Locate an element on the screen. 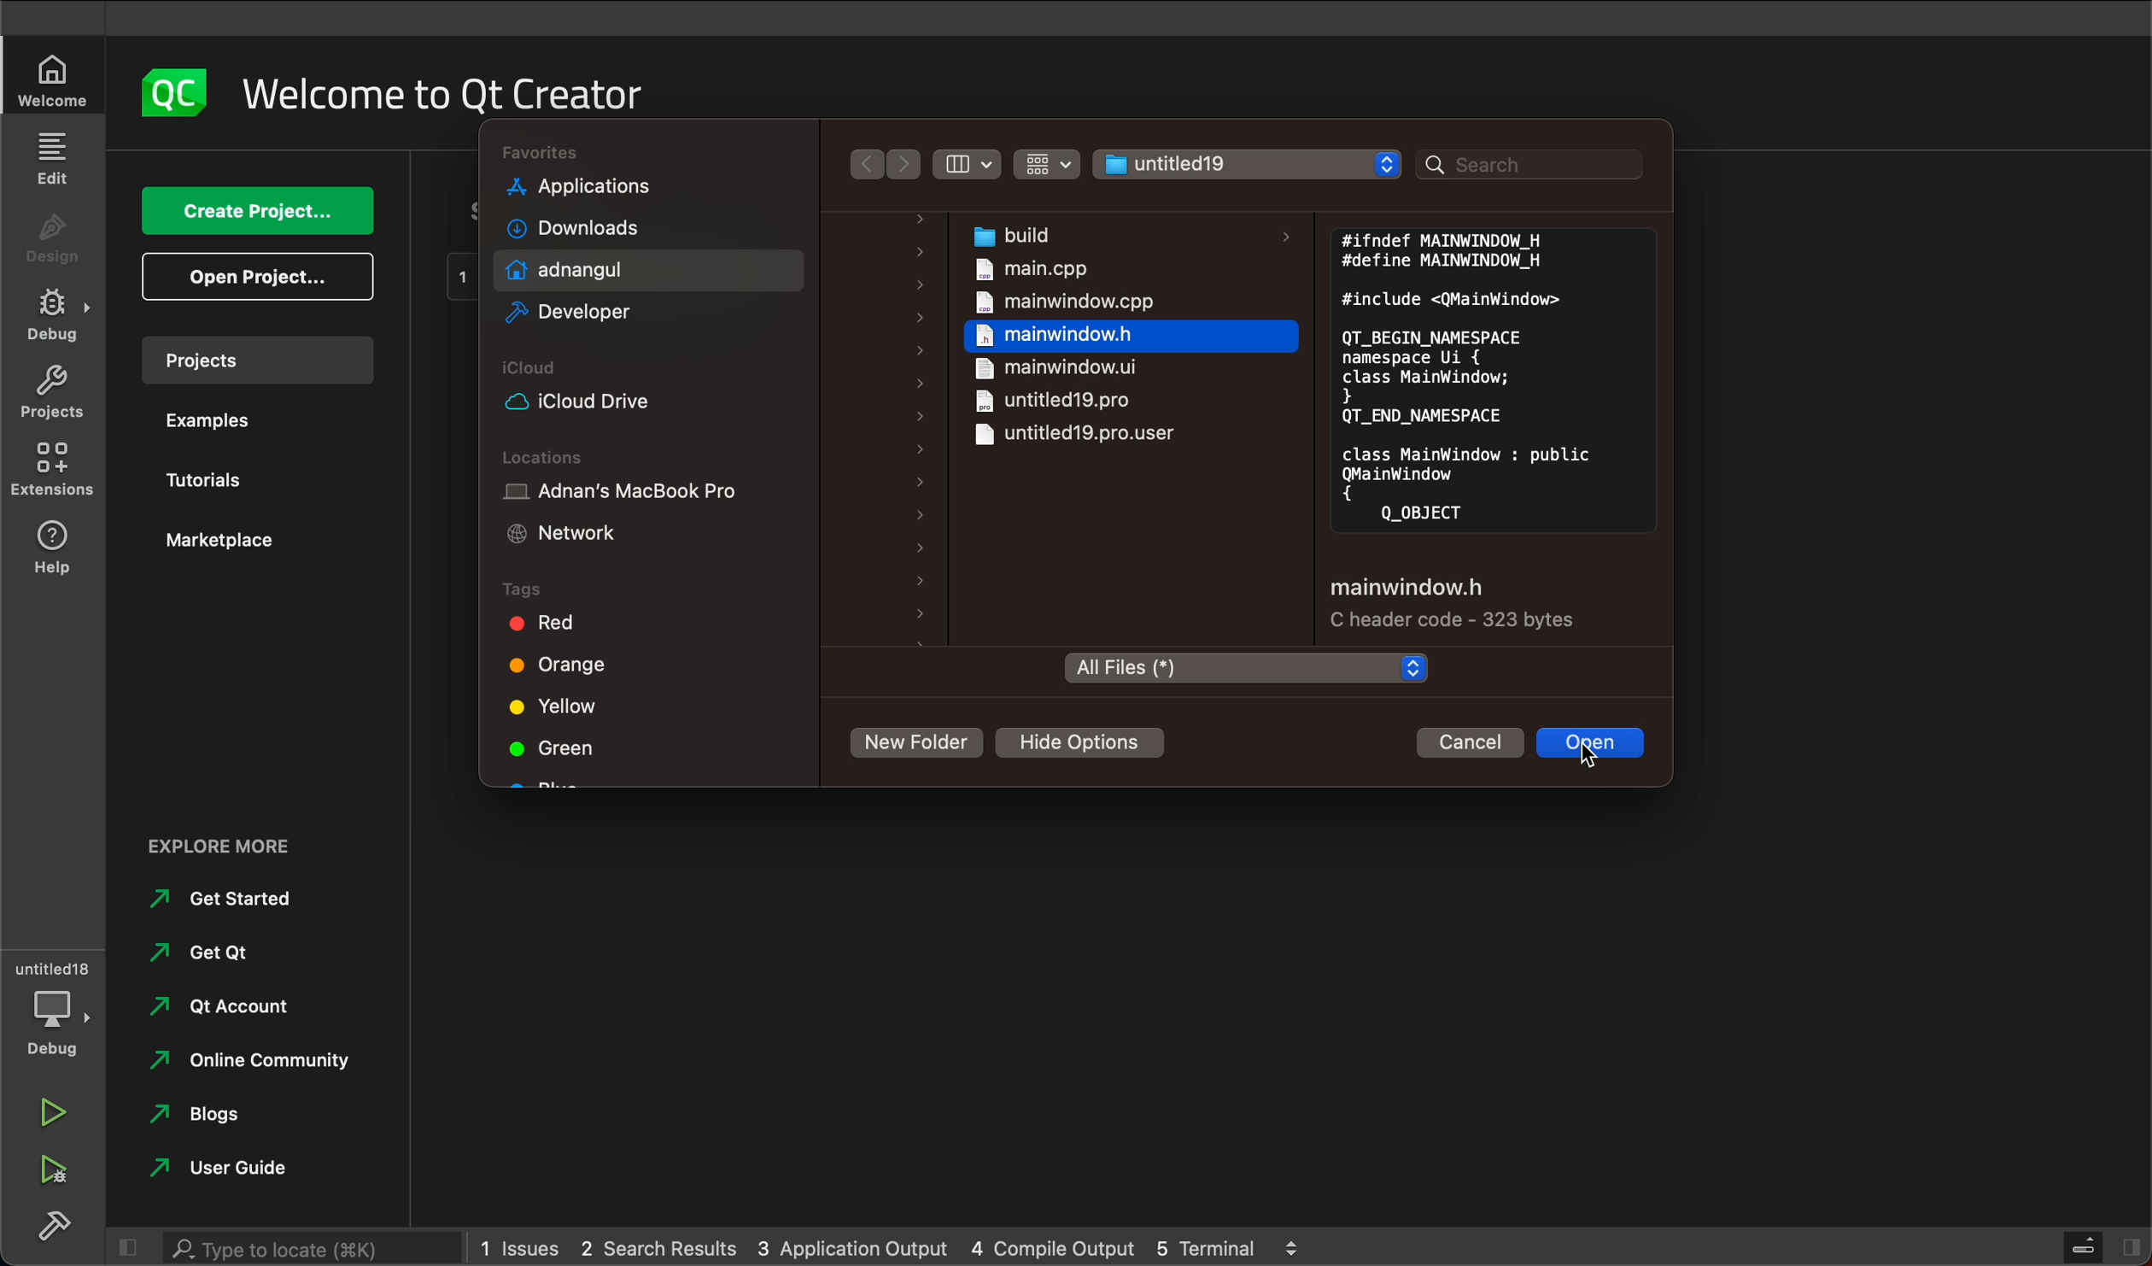 The width and height of the screenshot is (2152, 1266). close slide bar is located at coordinates (2102, 1250).